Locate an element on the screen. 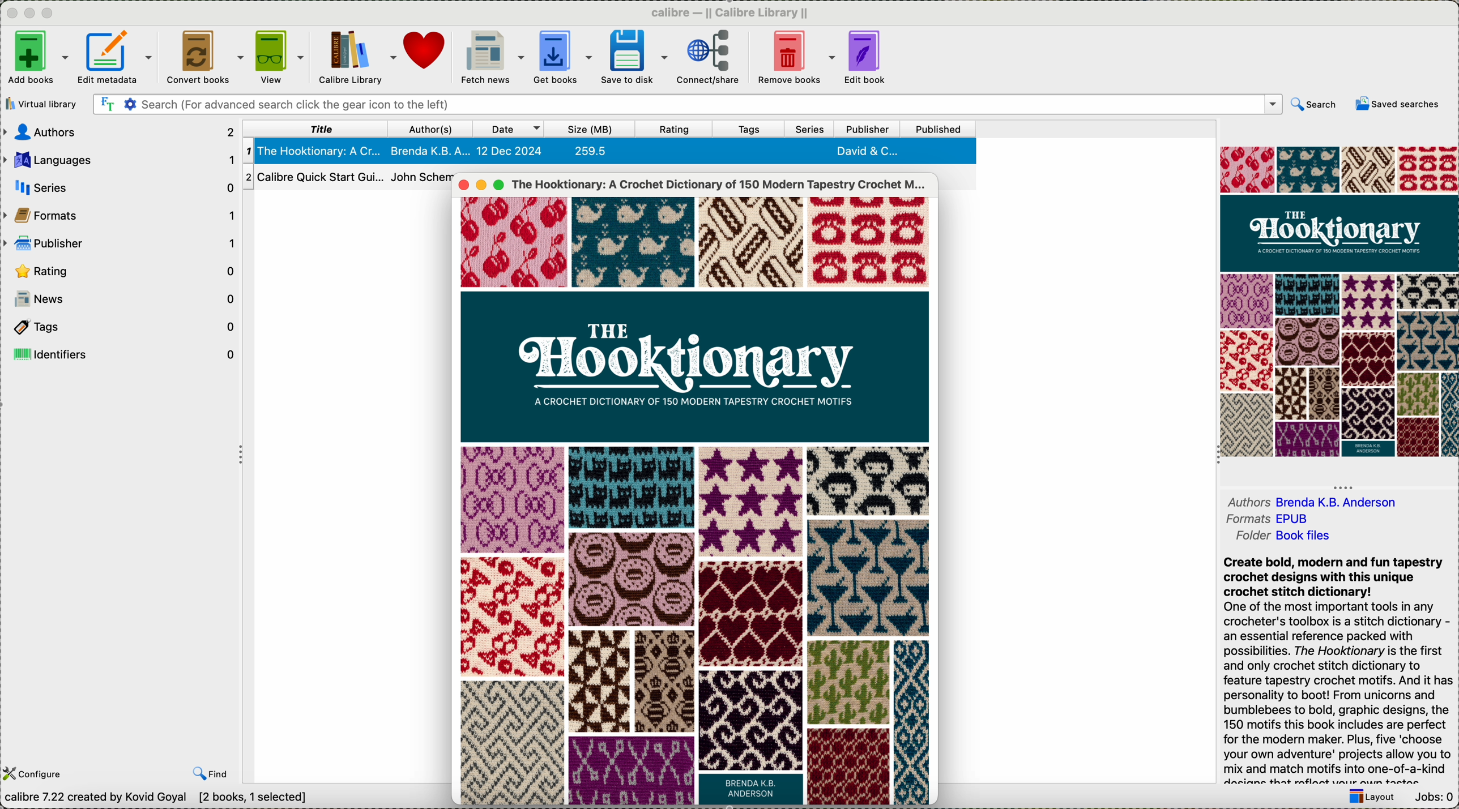  search bar is located at coordinates (688, 104).